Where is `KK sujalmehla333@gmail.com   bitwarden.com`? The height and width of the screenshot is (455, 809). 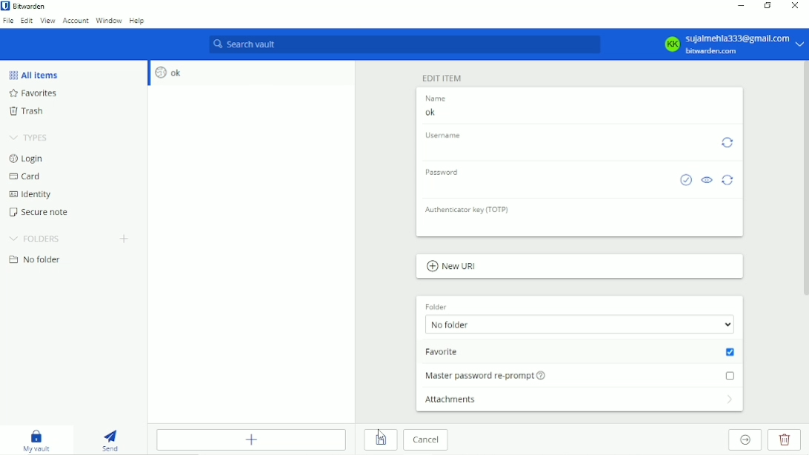 KK sujalmehla333@gmail.com   bitwarden.com is located at coordinates (732, 44).